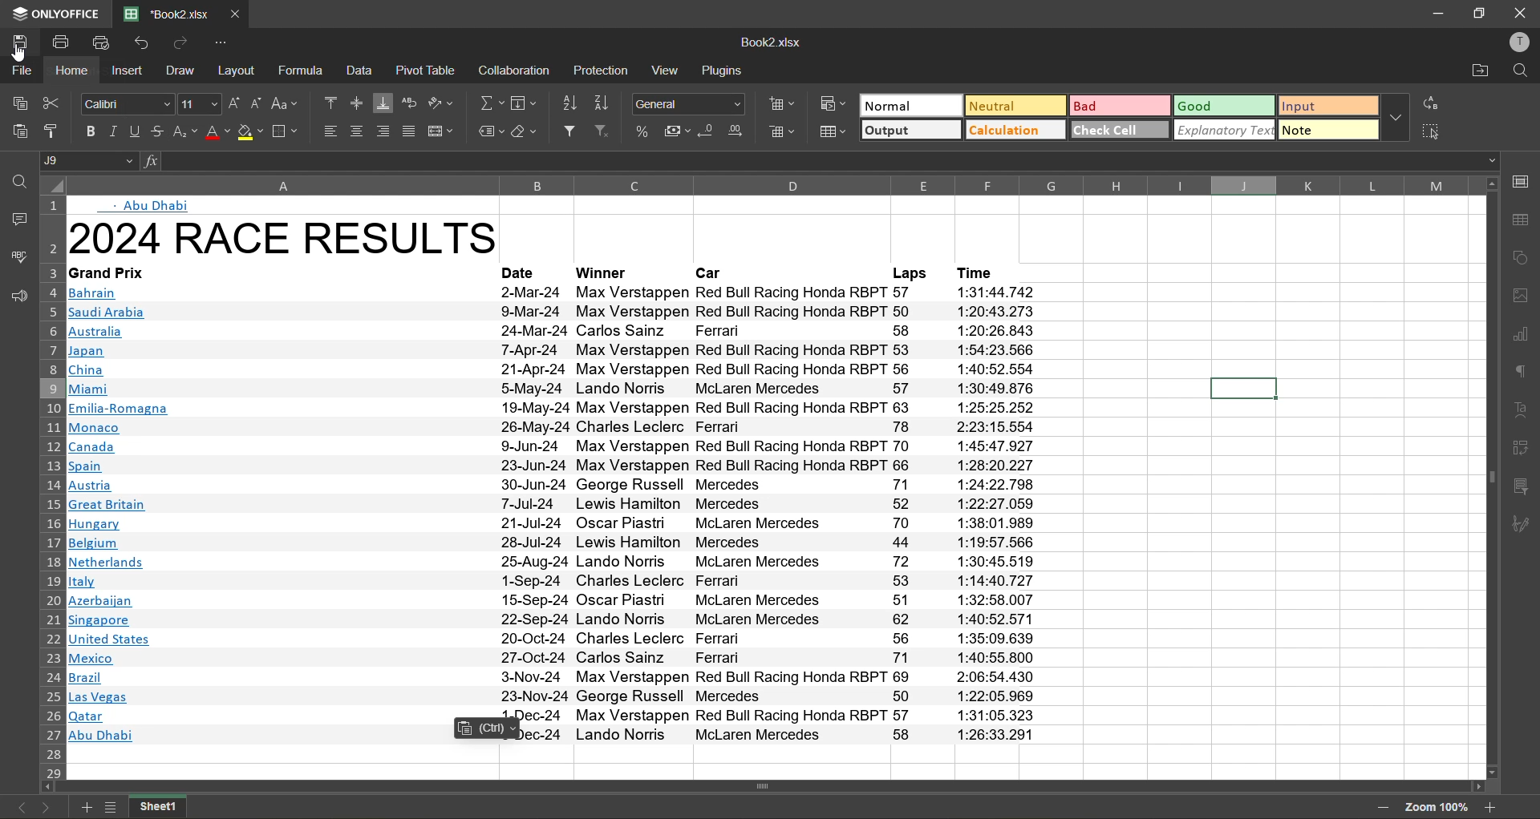  What do you see at coordinates (1522, 487) in the screenshot?
I see `slicer` at bounding box center [1522, 487].